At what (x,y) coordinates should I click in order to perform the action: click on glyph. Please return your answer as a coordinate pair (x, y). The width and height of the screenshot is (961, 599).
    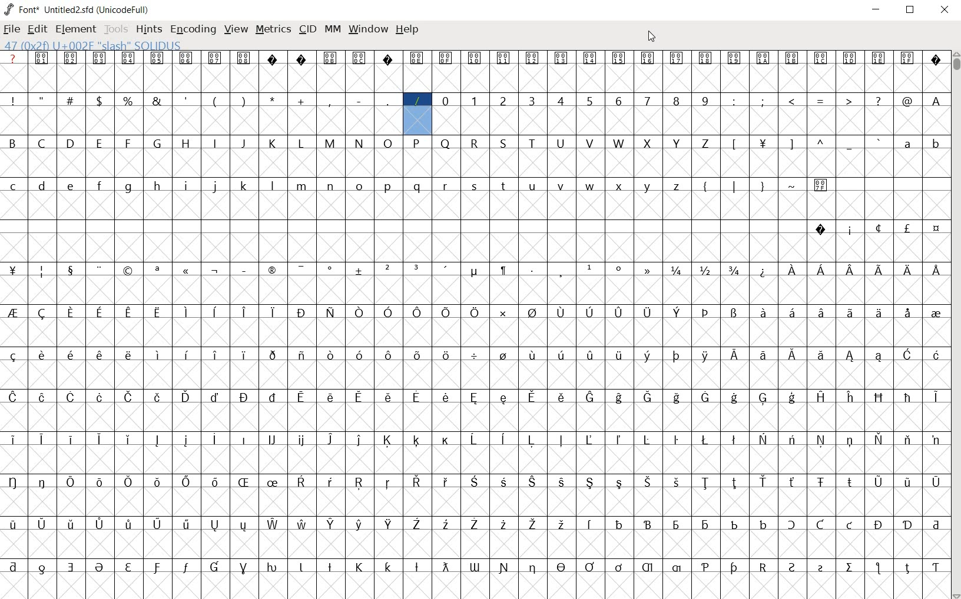
    Looking at the image, I should click on (561, 355).